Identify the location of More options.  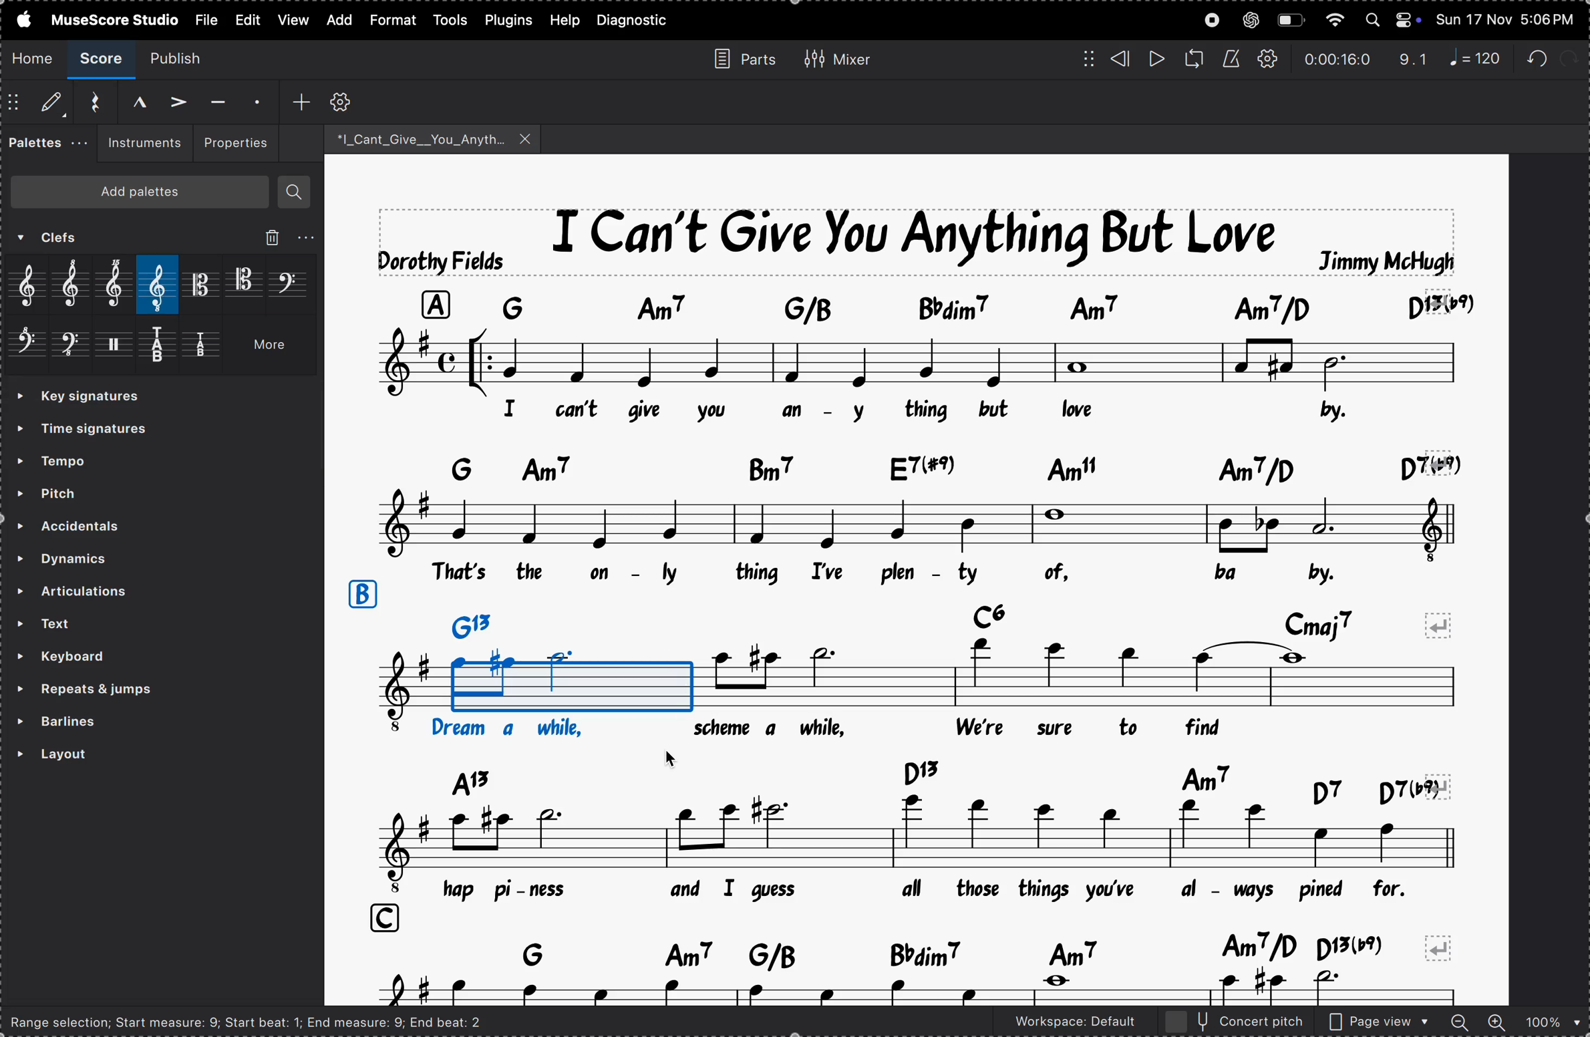
(309, 233).